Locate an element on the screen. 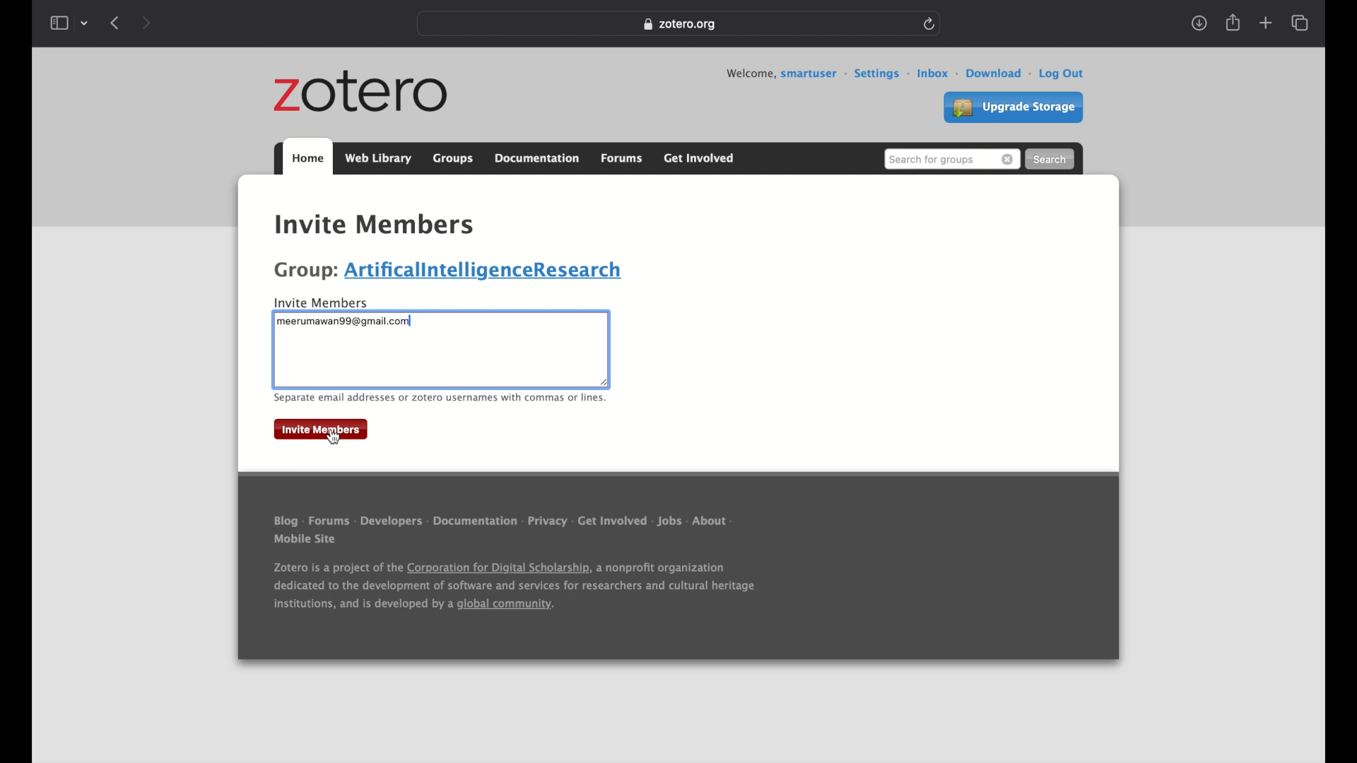  new tab is located at coordinates (1265, 23).